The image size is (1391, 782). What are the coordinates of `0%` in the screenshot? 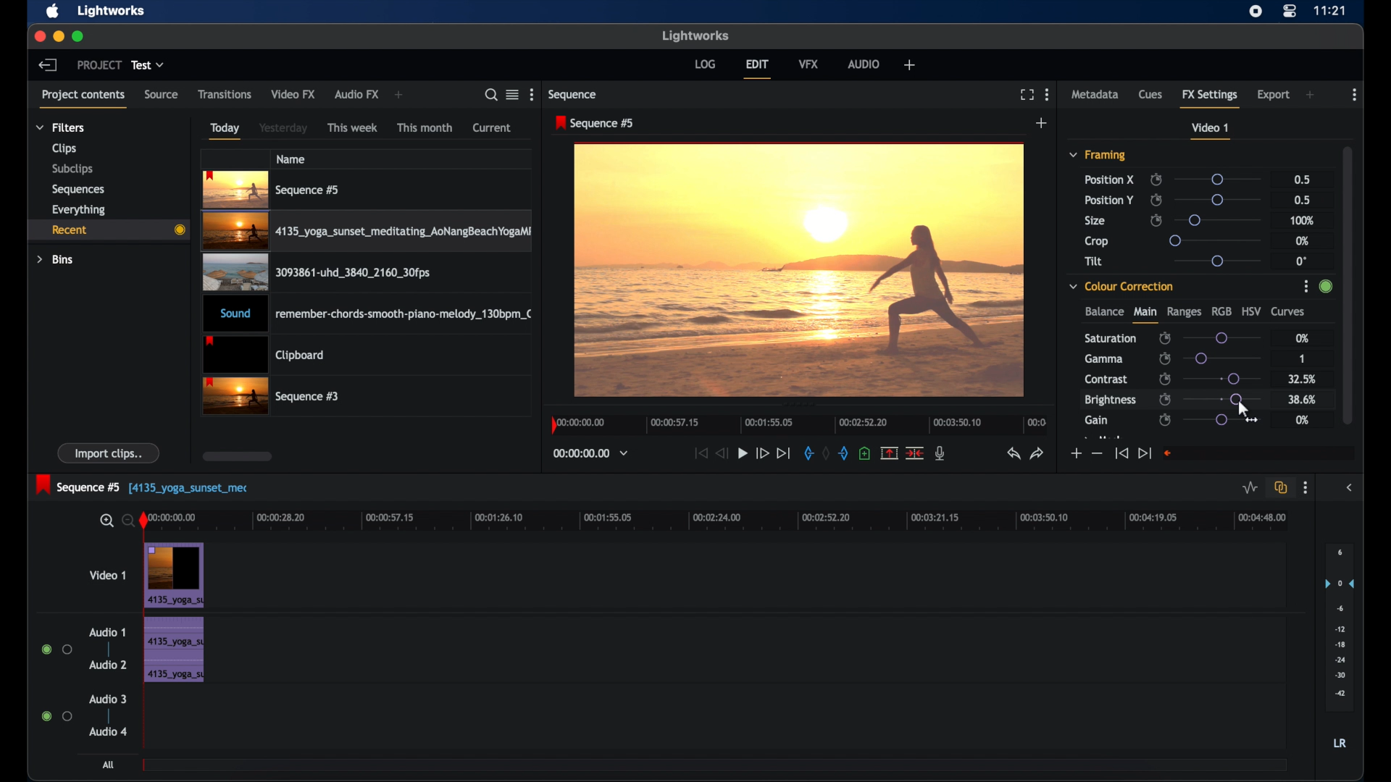 It's located at (1300, 340).